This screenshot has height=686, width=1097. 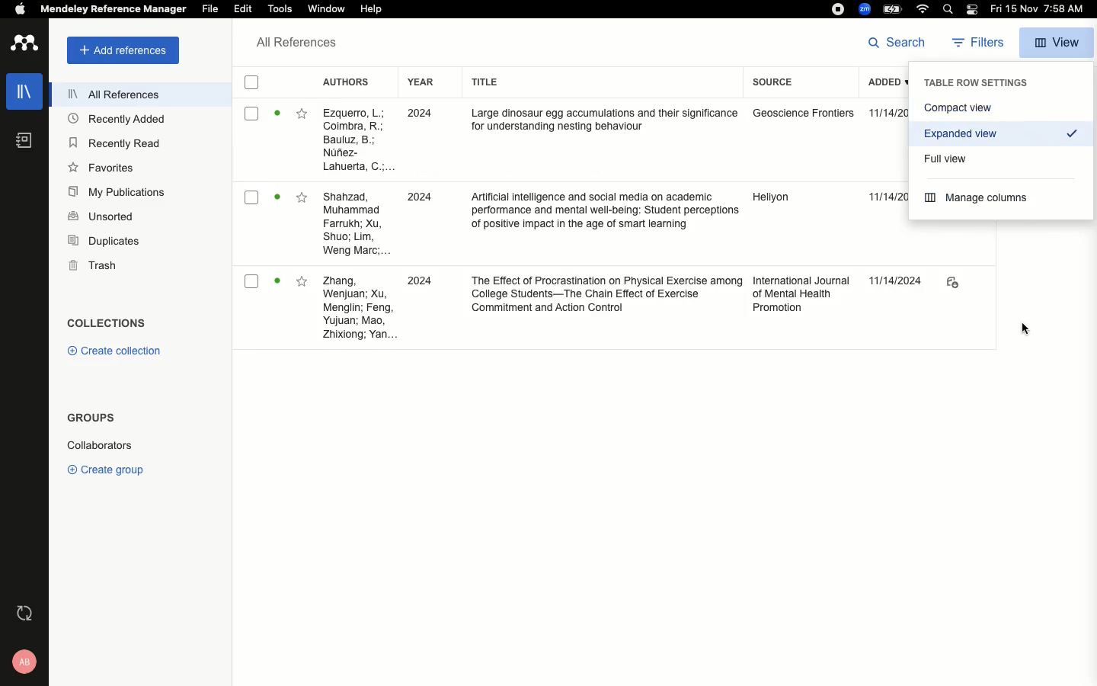 I want to click on Recently added, so click(x=116, y=120).